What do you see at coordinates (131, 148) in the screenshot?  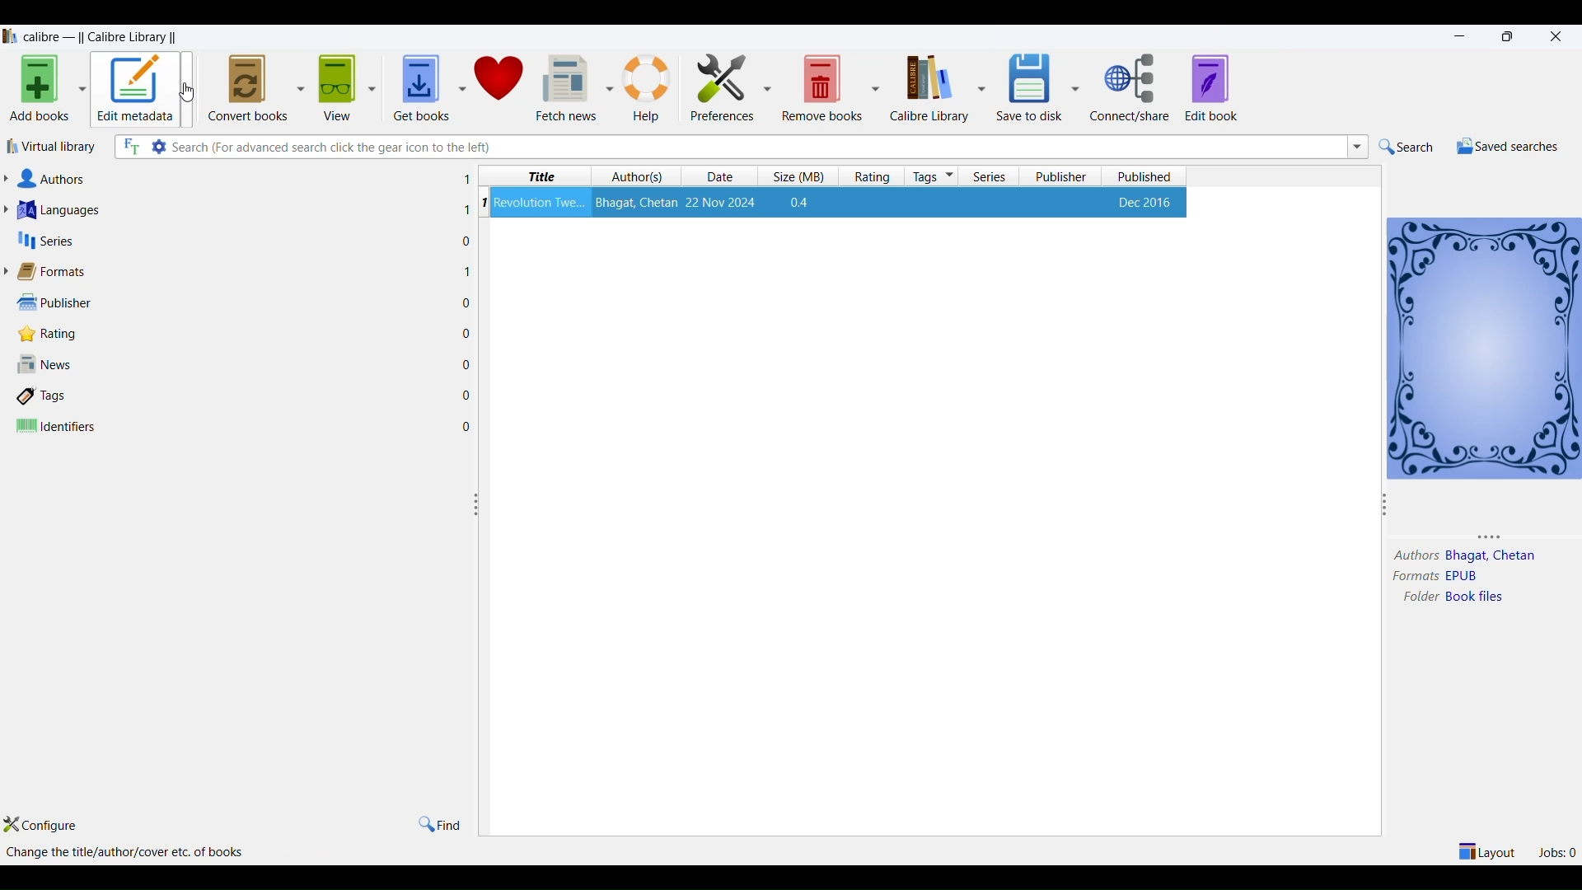 I see `full text search ` at bounding box center [131, 148].